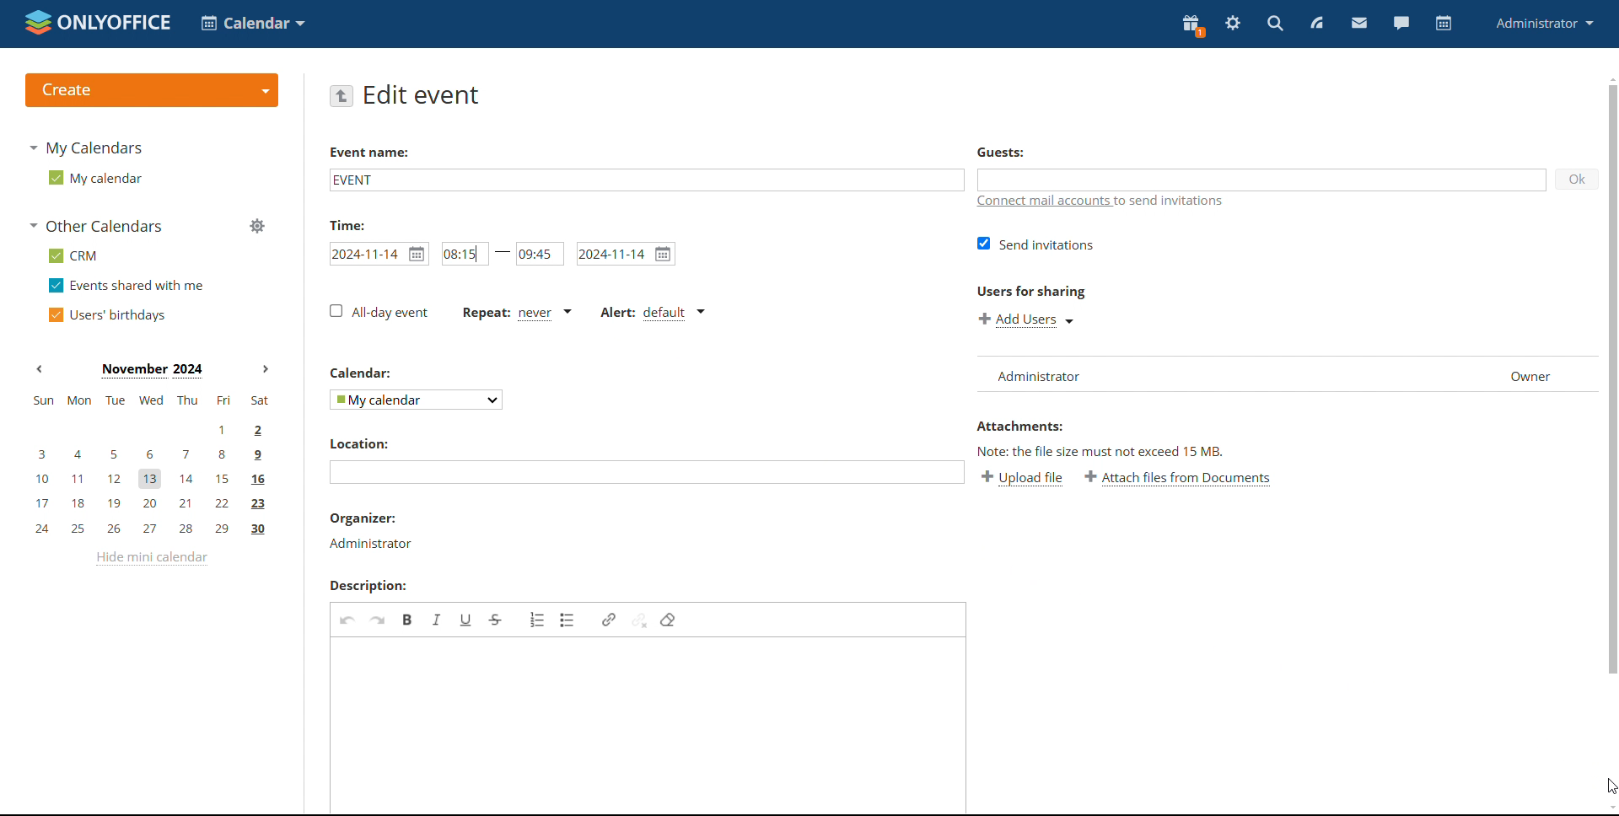 This screenshot has height=816, width=1619. I want to click on start date, so click(379, 254).